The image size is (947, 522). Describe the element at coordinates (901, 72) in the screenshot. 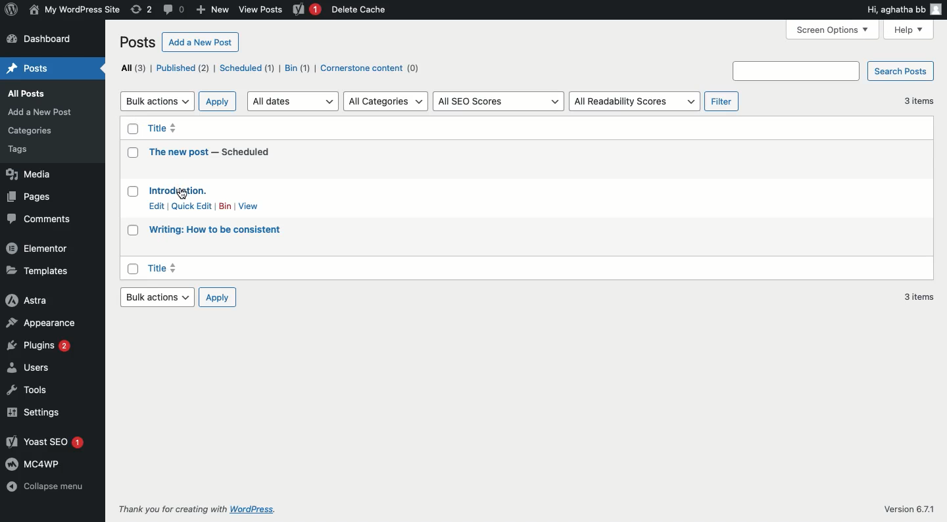

I see `Search Posts` at that location.